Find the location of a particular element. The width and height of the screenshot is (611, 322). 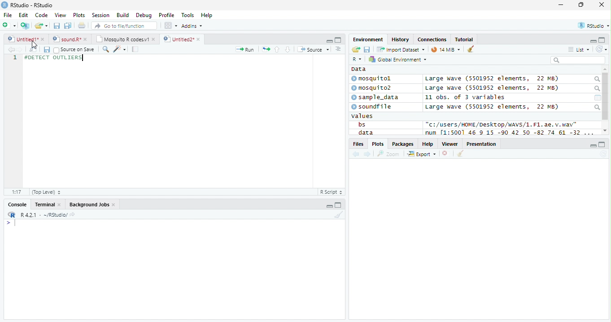

Build is located at coordinates (123, 15).